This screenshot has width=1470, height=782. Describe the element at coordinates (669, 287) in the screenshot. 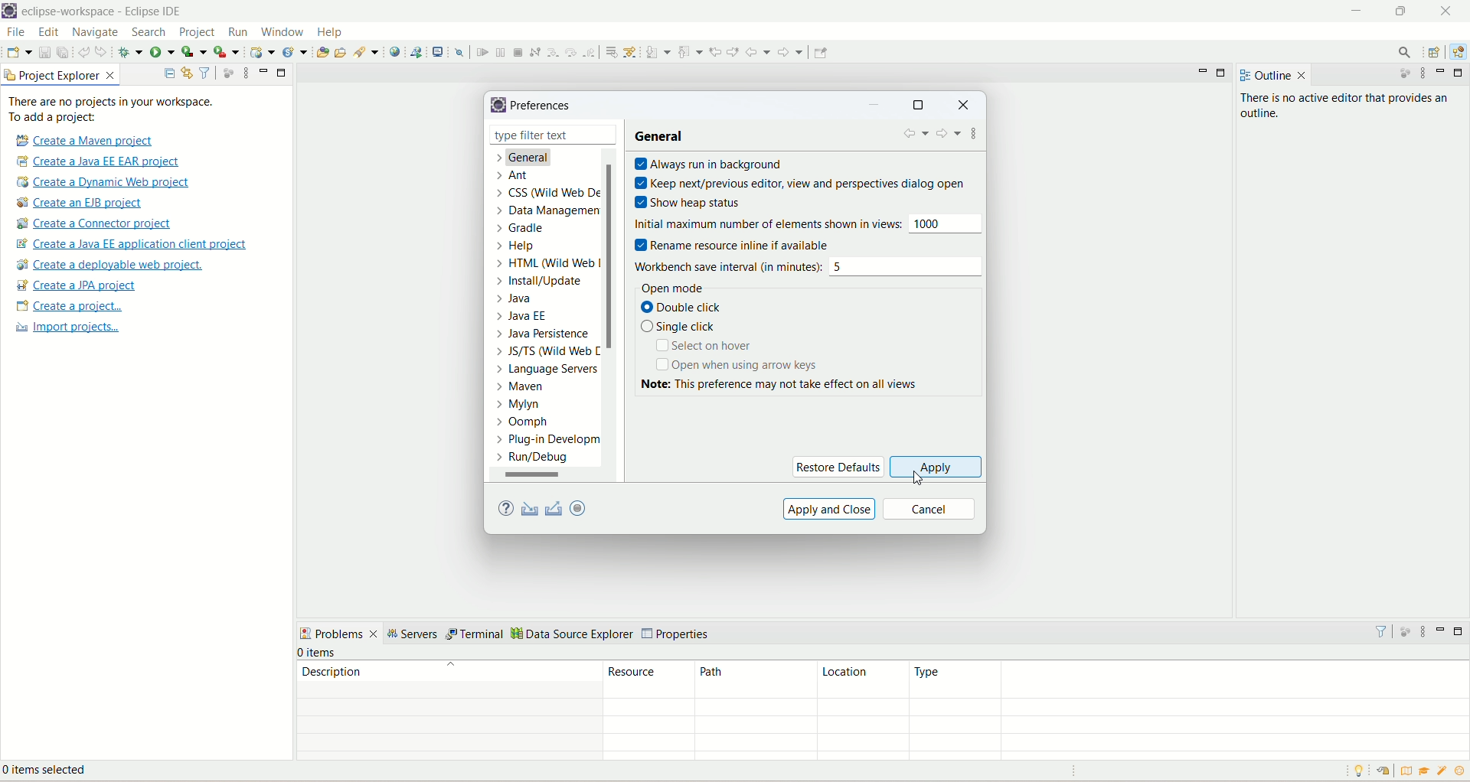

I see `open mode` at that location.